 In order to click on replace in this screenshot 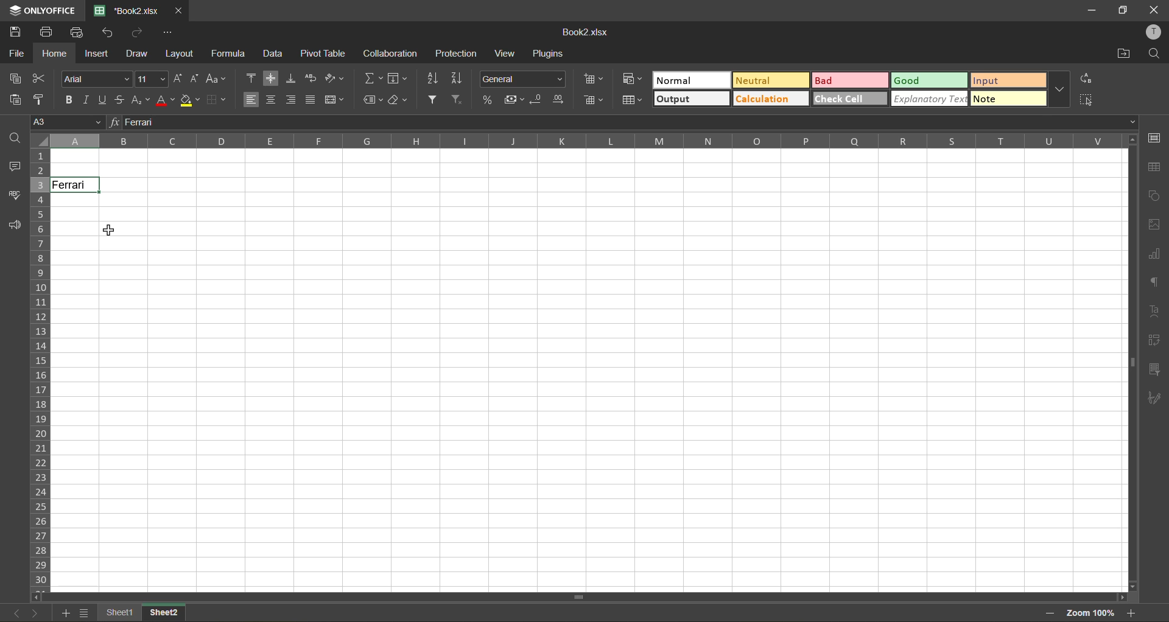, I will do `click(1086, 79)`.